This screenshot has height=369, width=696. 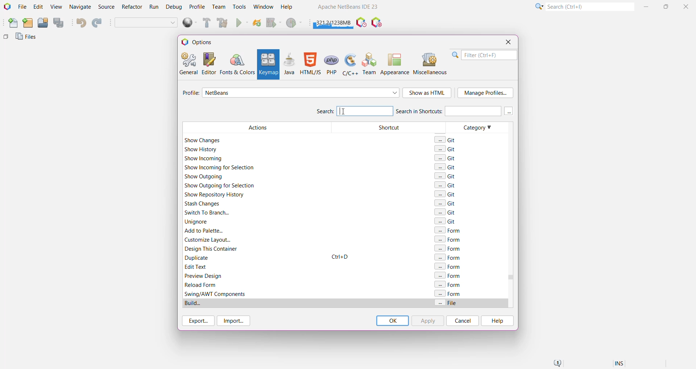 What do you see at coordinates (11, 24) in the screenshot?
I see `New File` at bounding box center [11, 24].